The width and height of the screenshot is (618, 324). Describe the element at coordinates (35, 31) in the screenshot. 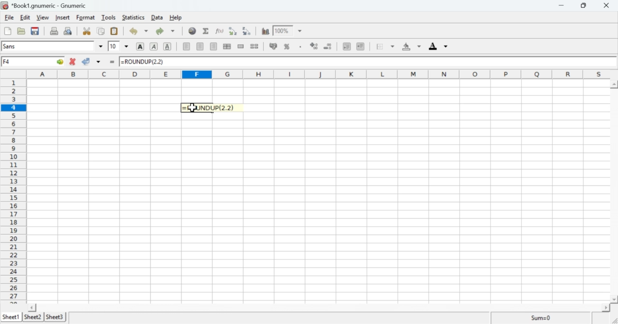

I see `Save` at that location.